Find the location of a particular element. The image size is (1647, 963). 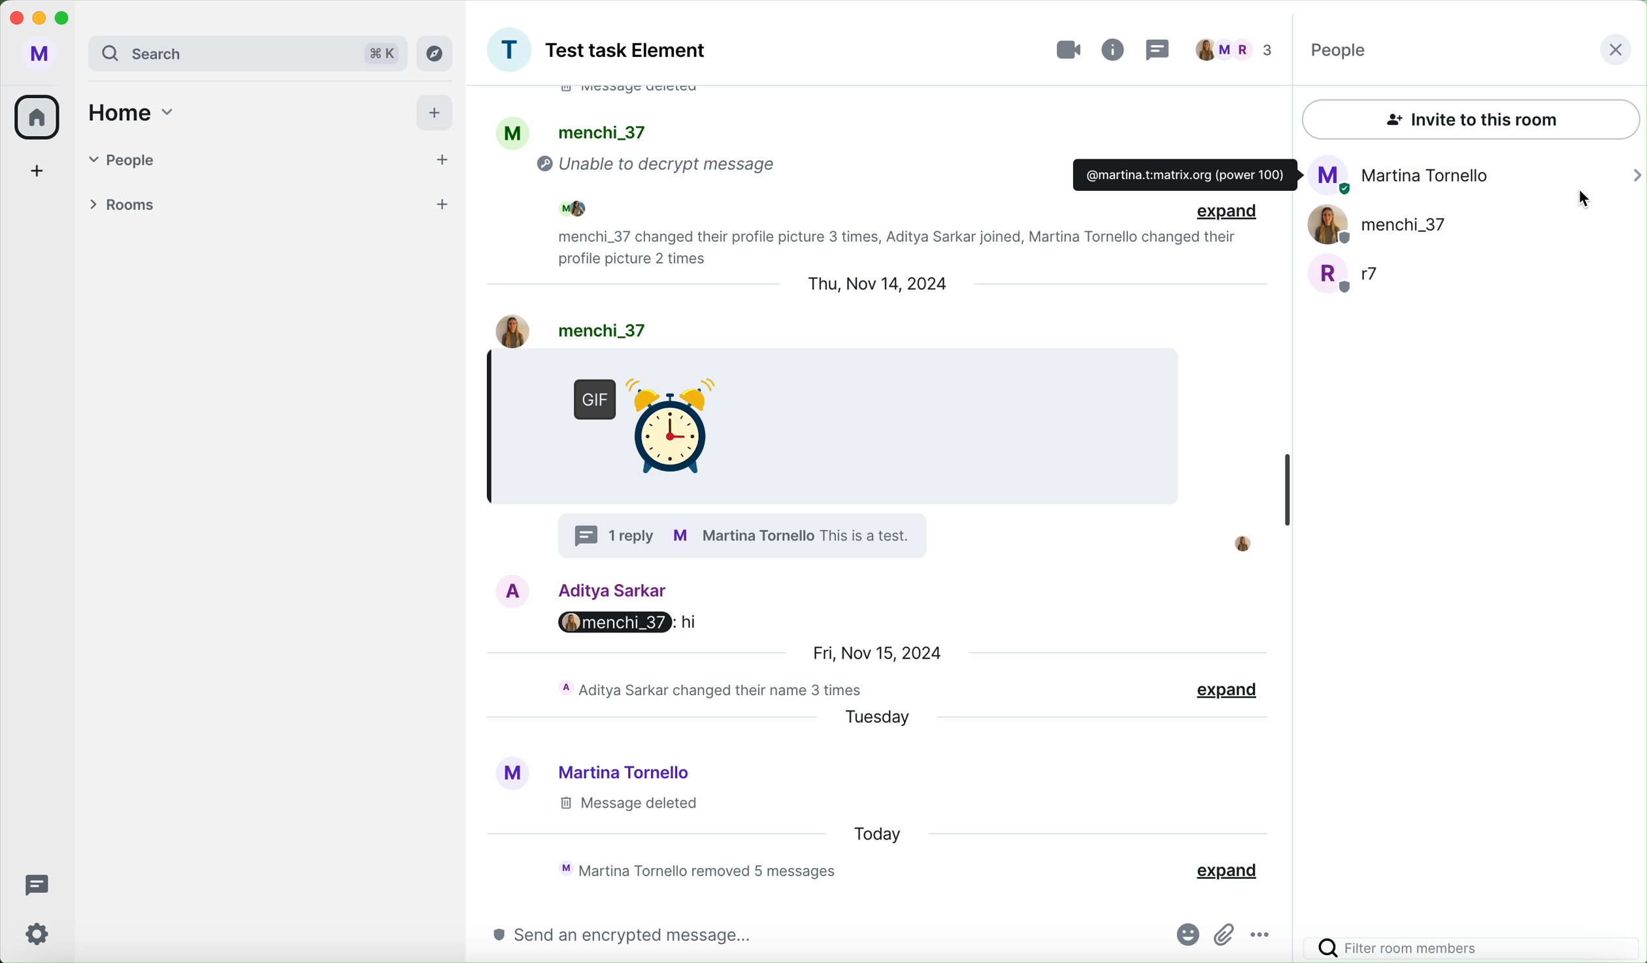

short cut is located at coordinates (374, 54).